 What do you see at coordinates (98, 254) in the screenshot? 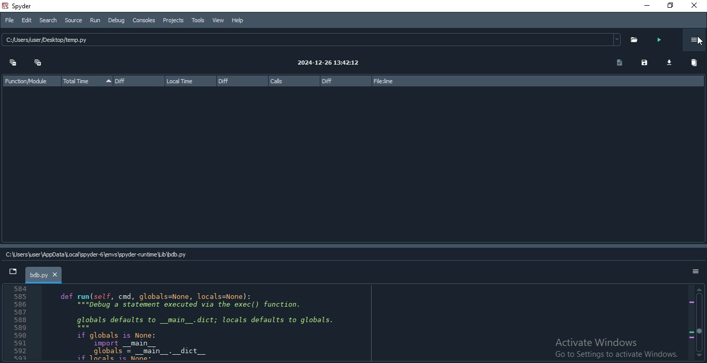
I see `C:\User\AppData\Local\spyder` at bounding box center [98, 254].